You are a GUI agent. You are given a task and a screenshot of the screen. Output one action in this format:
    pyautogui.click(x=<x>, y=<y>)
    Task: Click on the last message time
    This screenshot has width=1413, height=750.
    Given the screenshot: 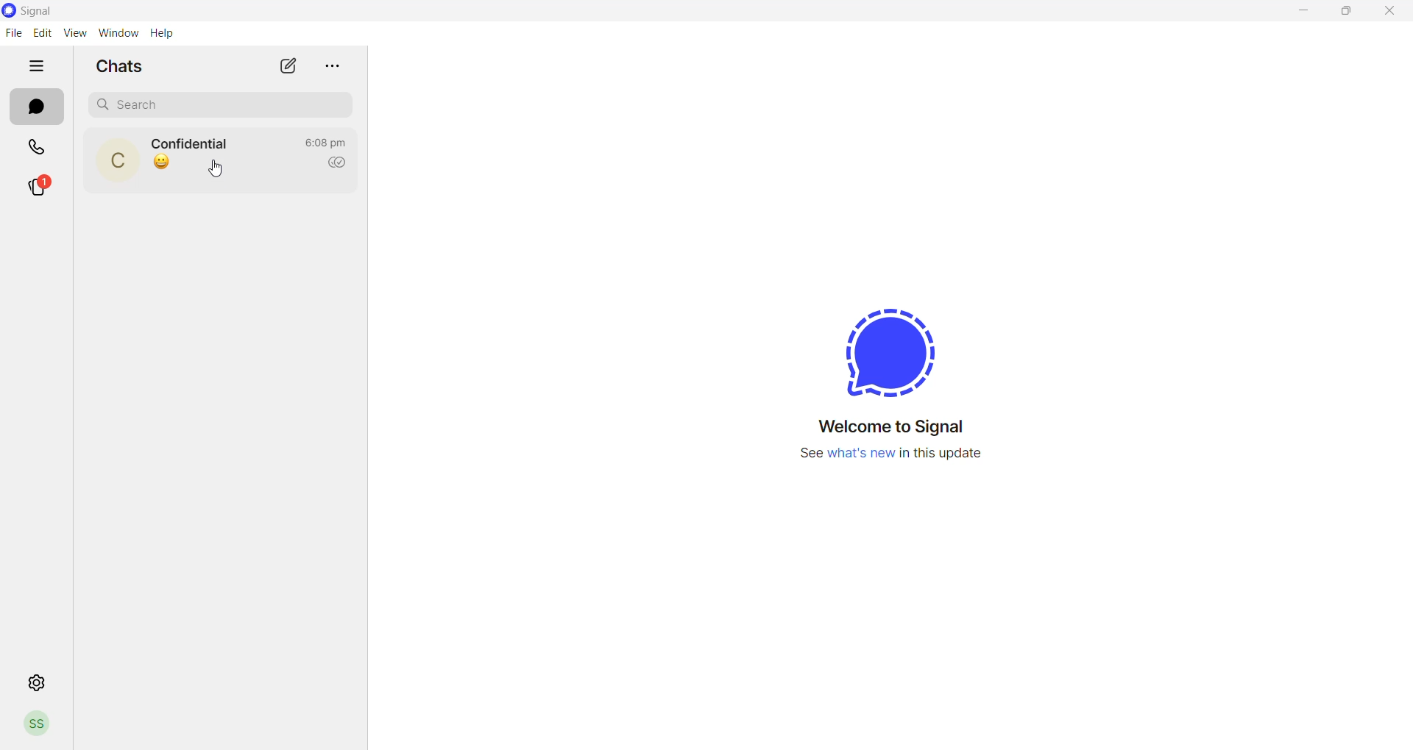 What is the action you would take?
    pyautogui.click(x=327, y=142)
    